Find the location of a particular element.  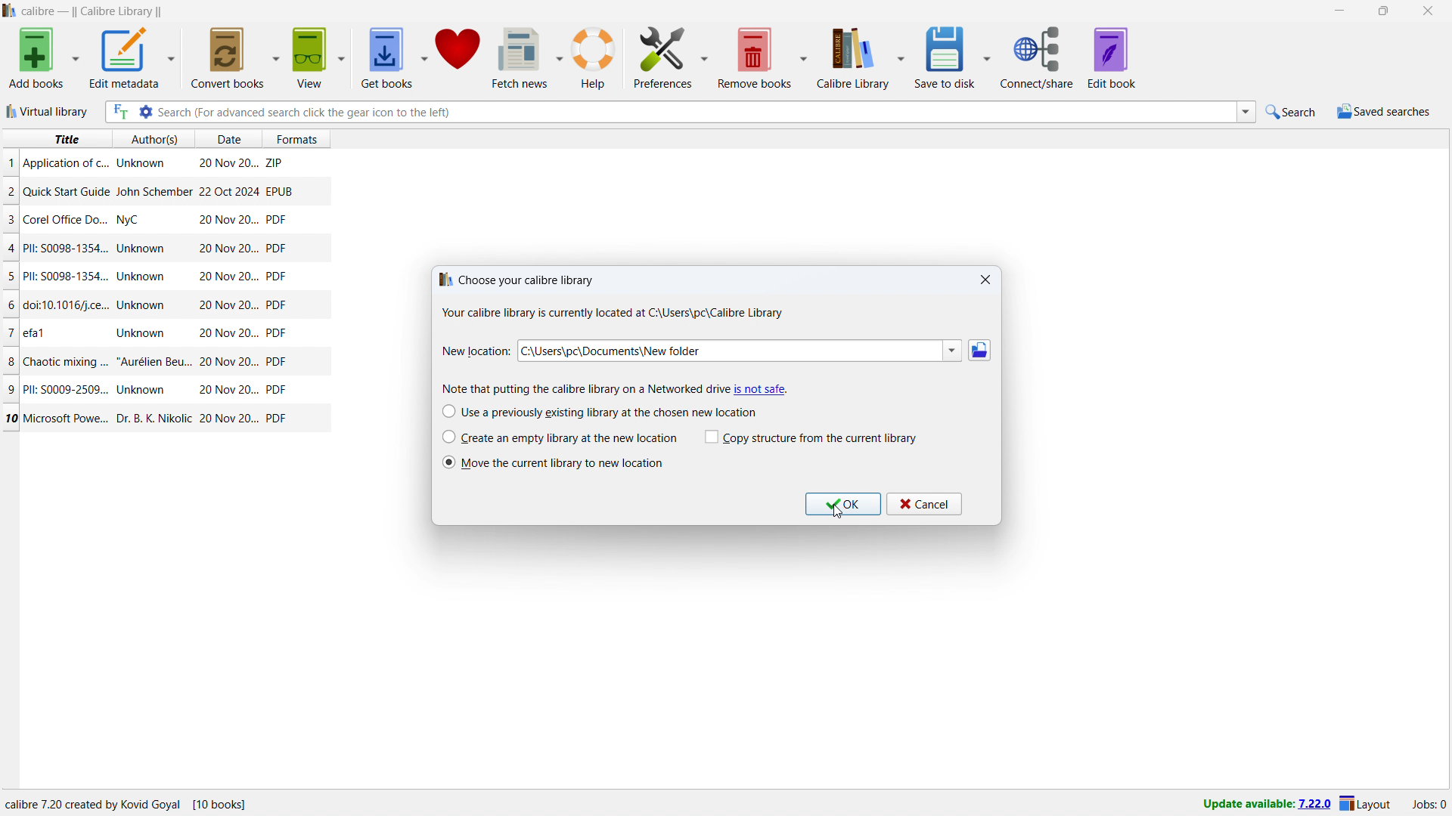

edit metadata is located at coordinates (123, 57).